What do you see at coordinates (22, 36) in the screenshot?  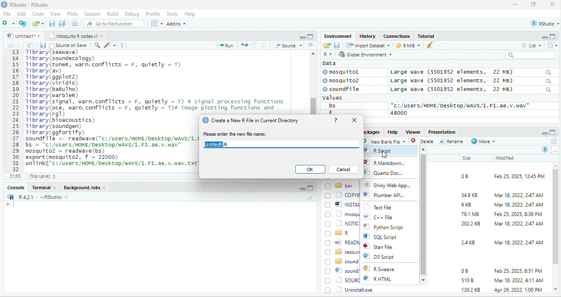 I see `© Untitied1* »` at bounding box center [22, 36].